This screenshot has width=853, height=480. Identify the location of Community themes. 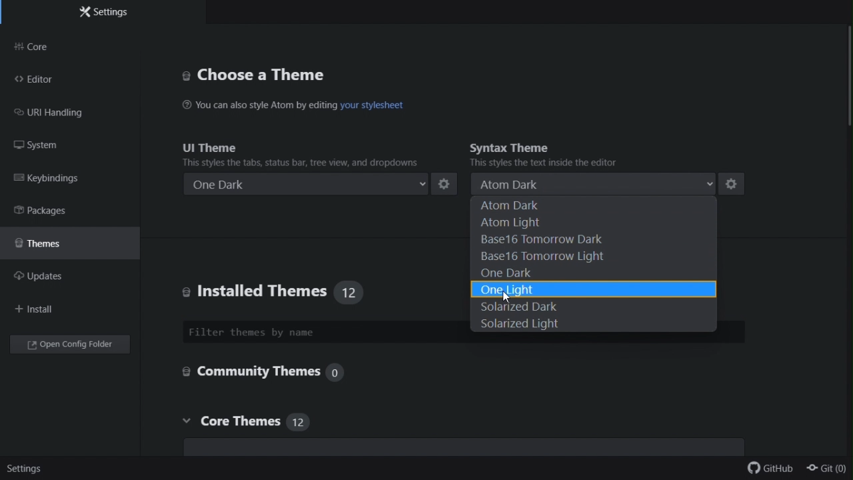
(303, 373).